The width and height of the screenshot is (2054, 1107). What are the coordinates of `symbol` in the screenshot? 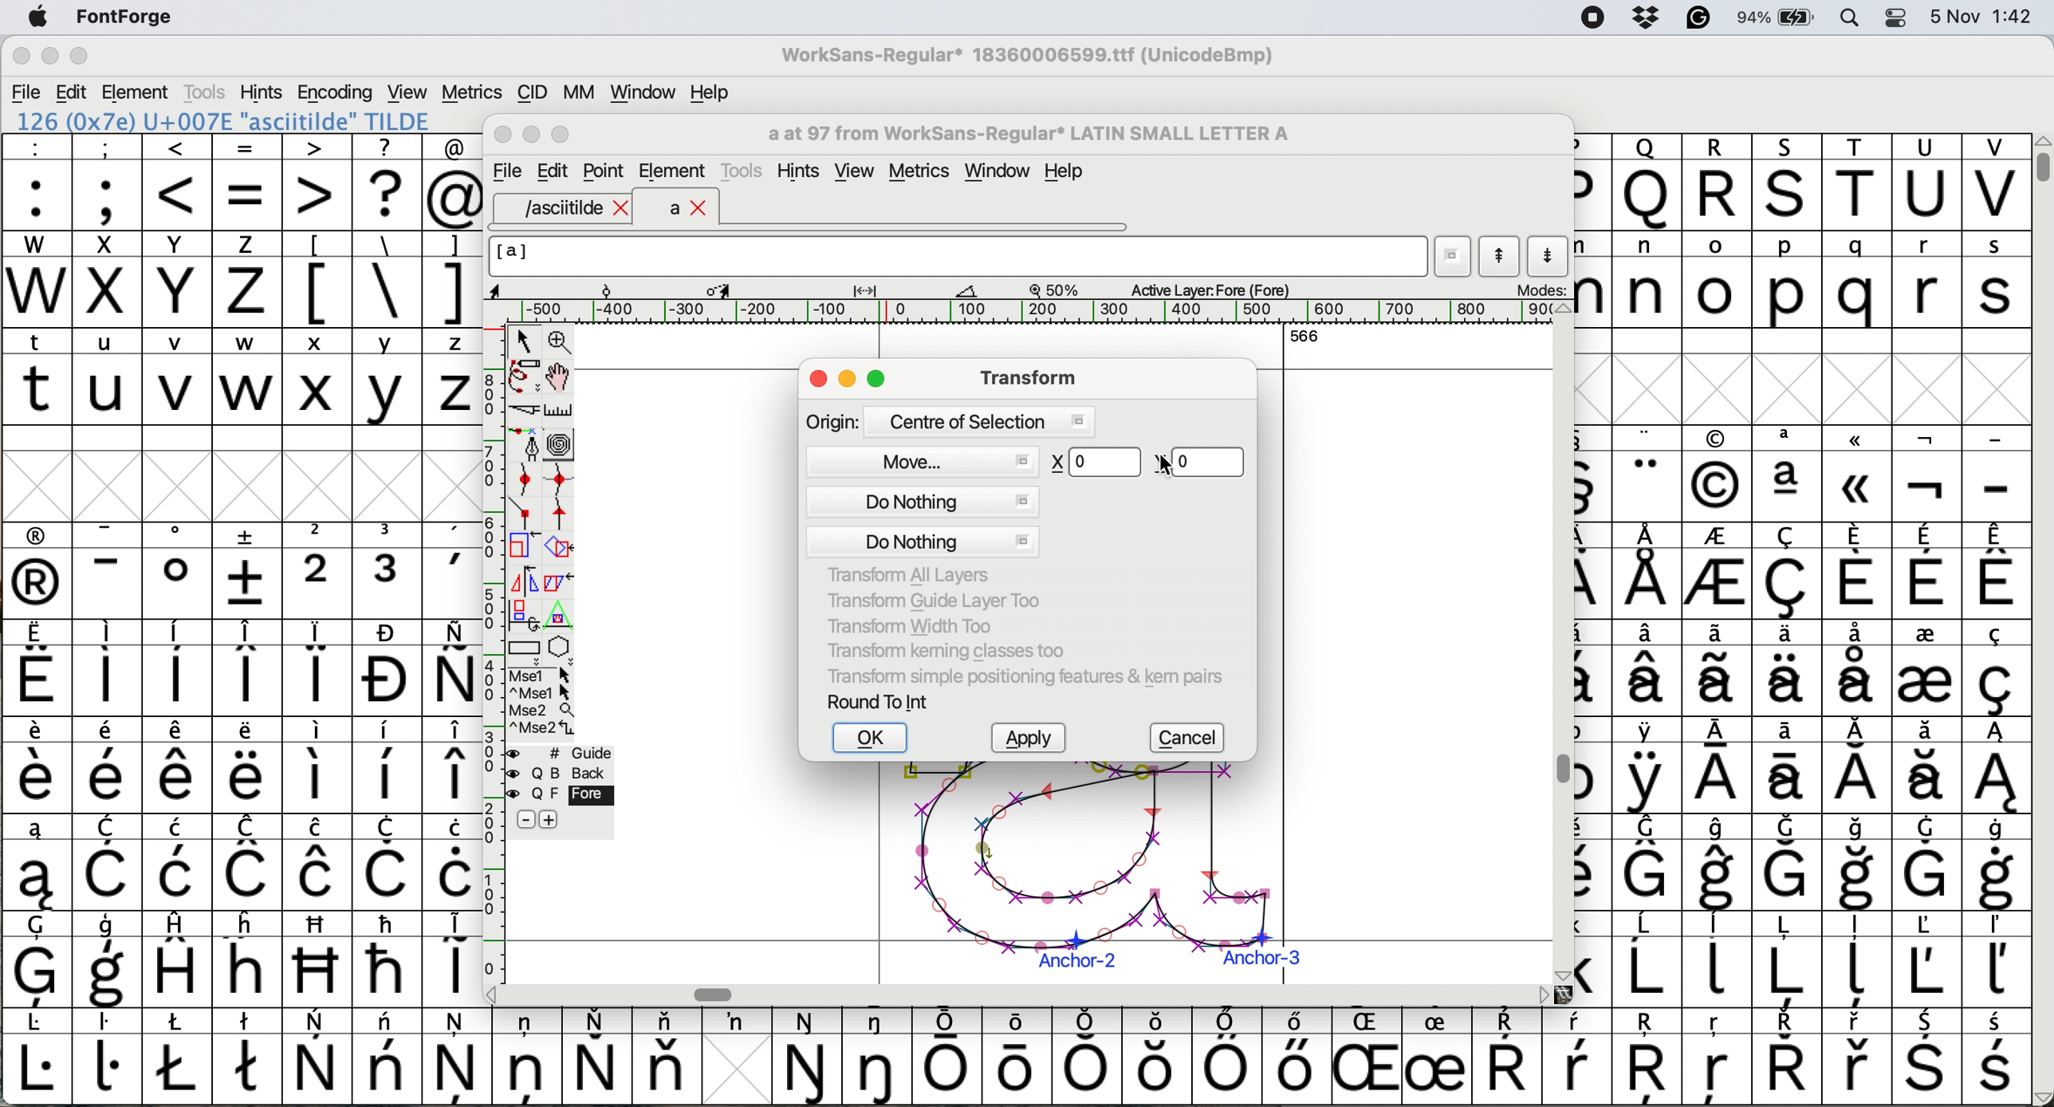 It's located at (182, 958).